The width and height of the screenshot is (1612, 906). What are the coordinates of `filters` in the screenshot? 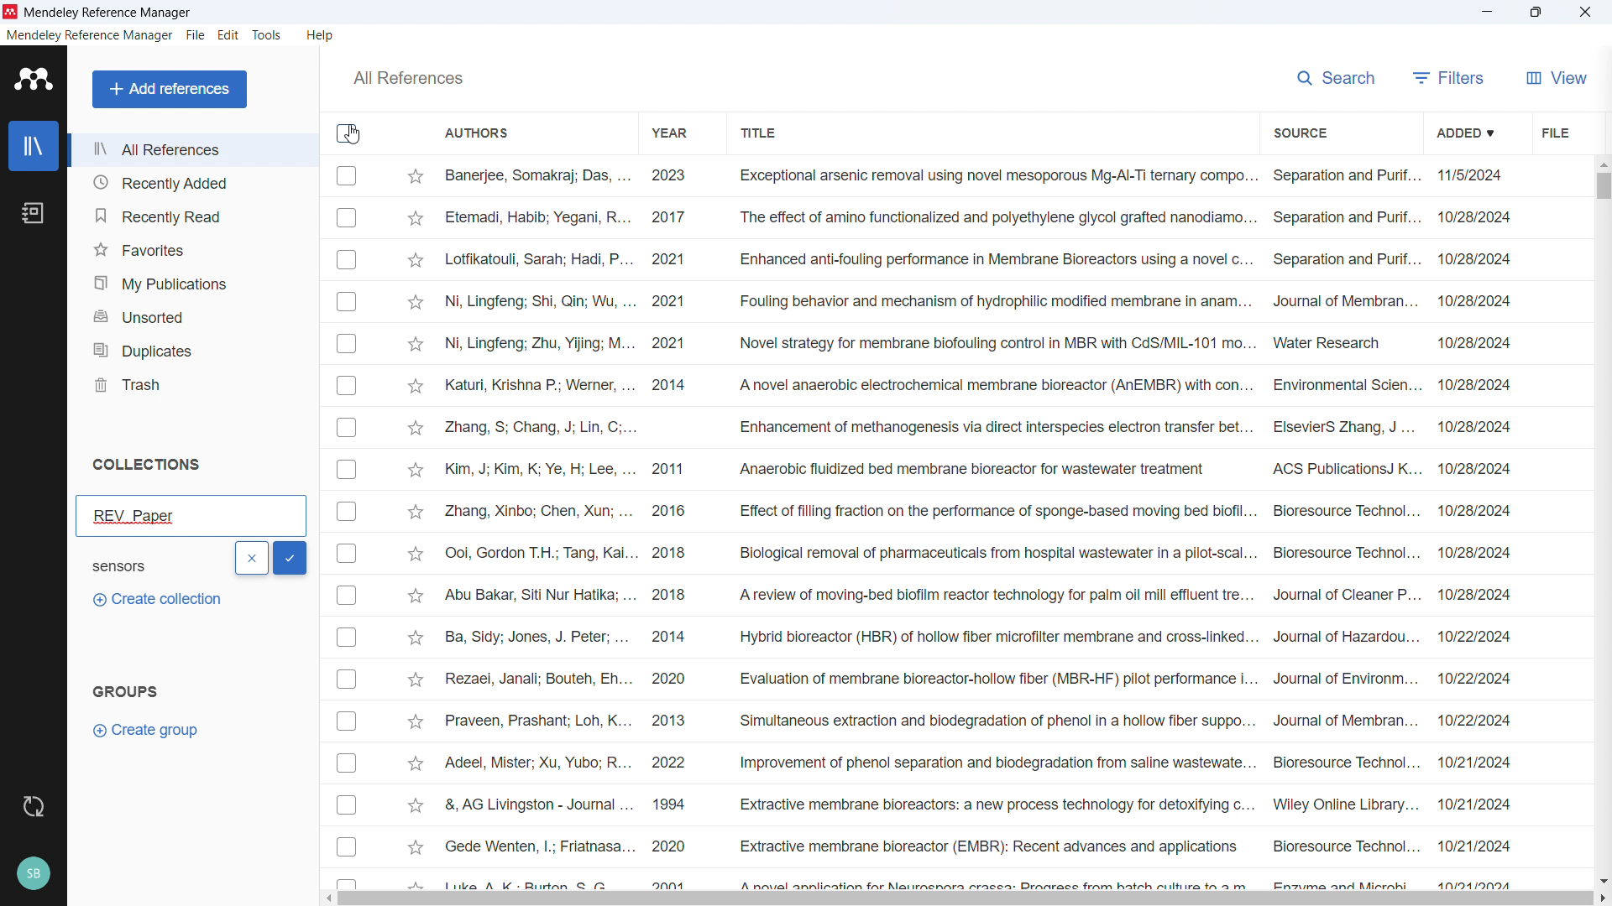 It's located at (1449, 75).